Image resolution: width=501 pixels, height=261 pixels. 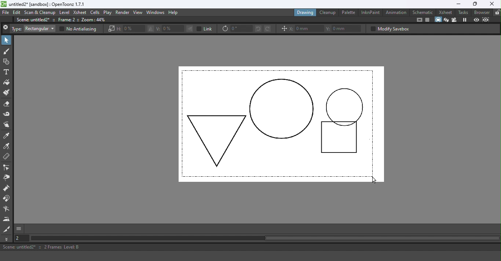 What do you see at coordinates (17, 13) in the screenshot?
I see `Edit` at bounding box center [17, 13].